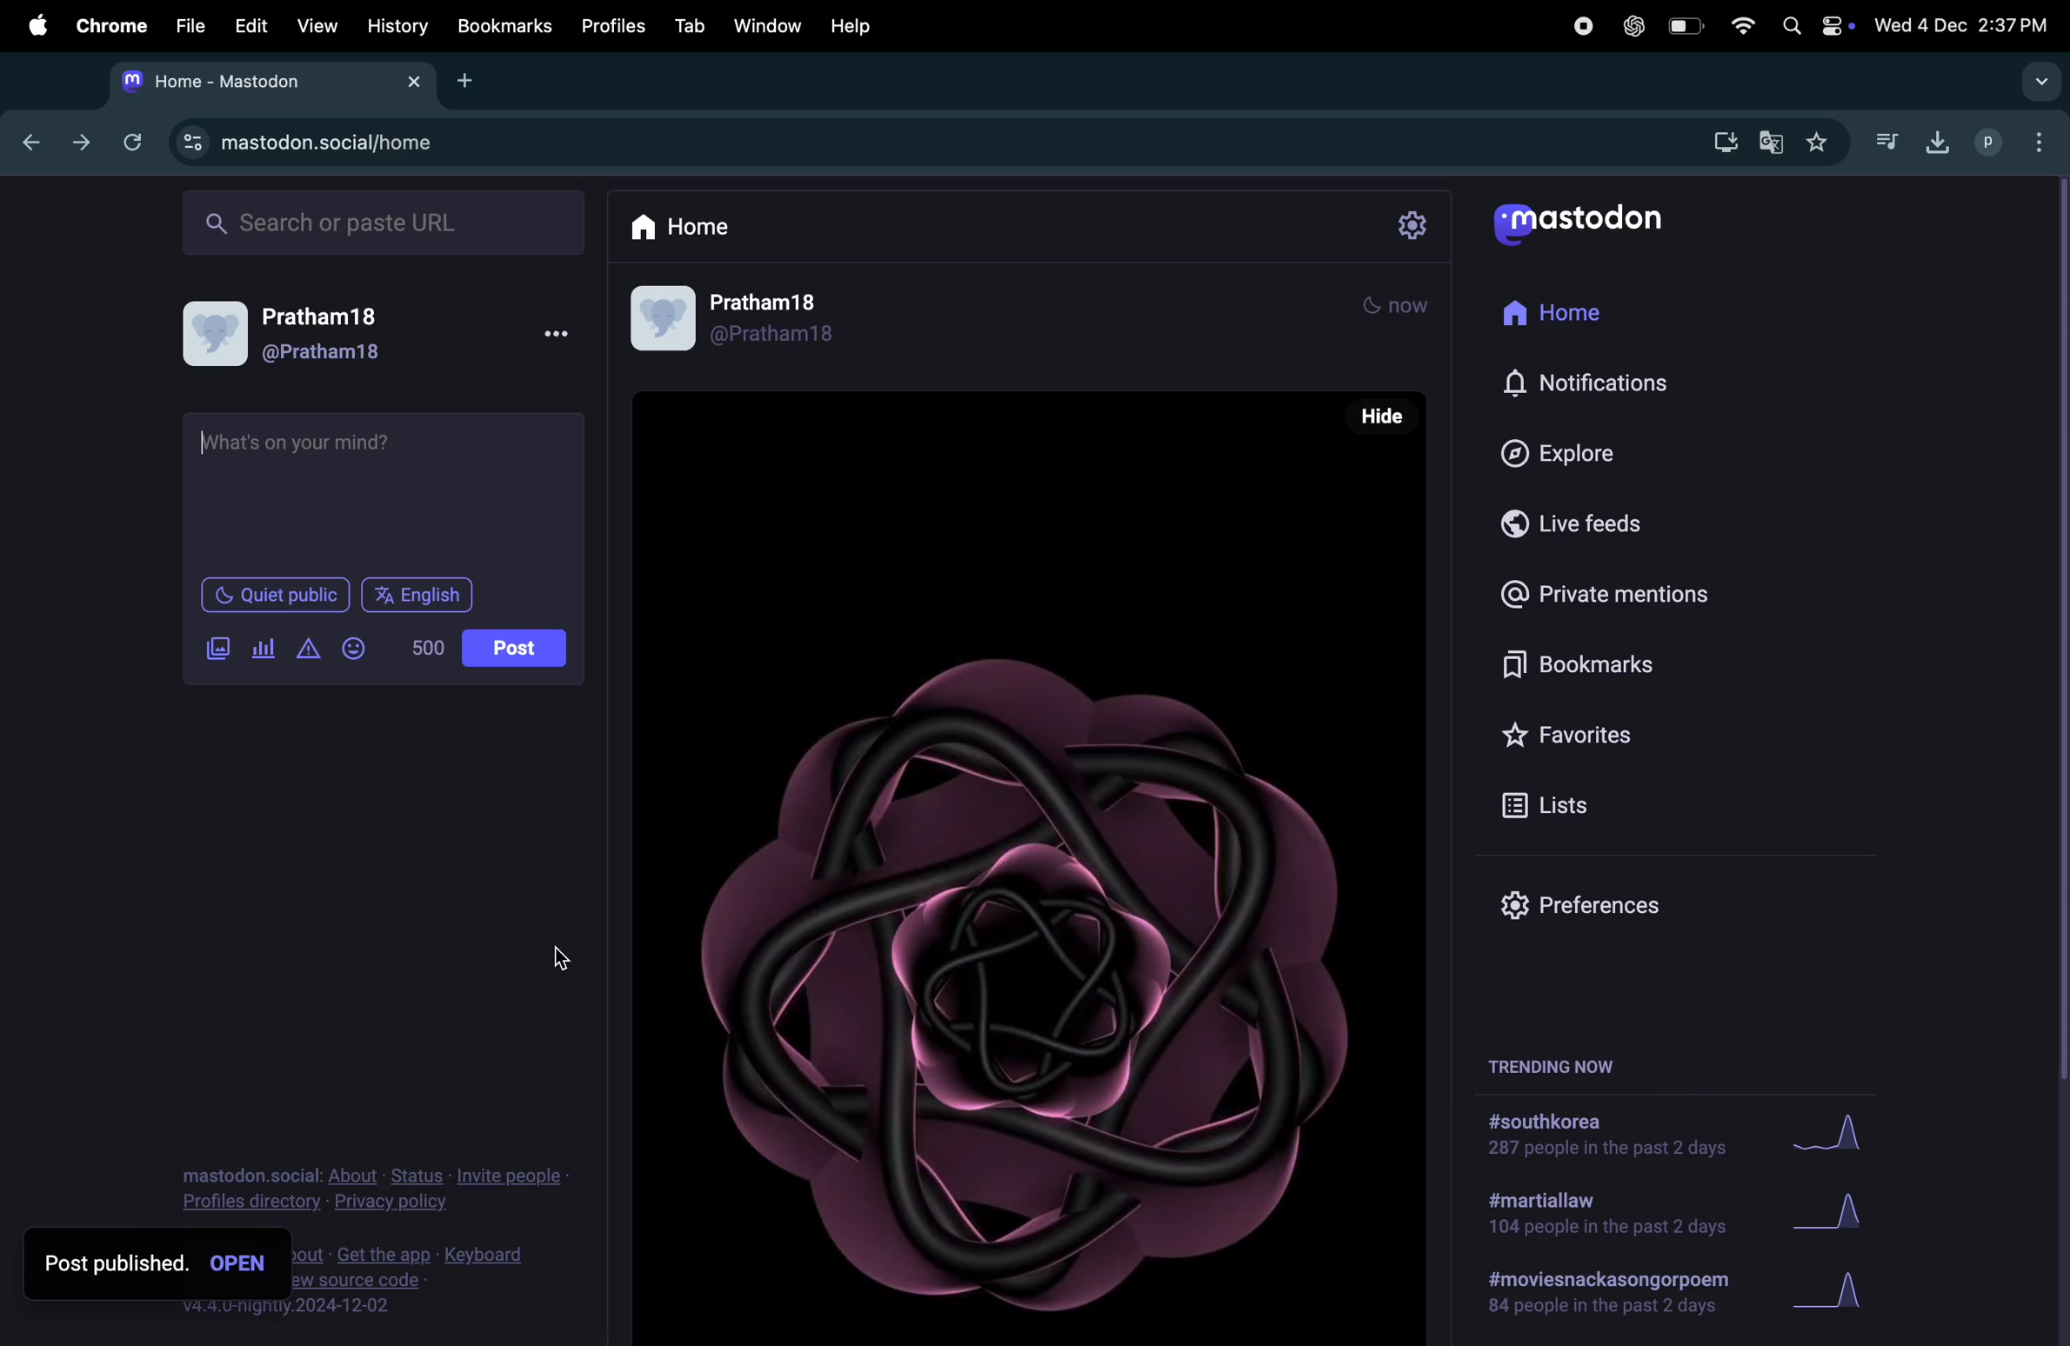 The height and width of the screenshot is (1346, 2070). Describe the element at coordinates (1836, 1292) in the screenshot. I see `Graph` at that location.